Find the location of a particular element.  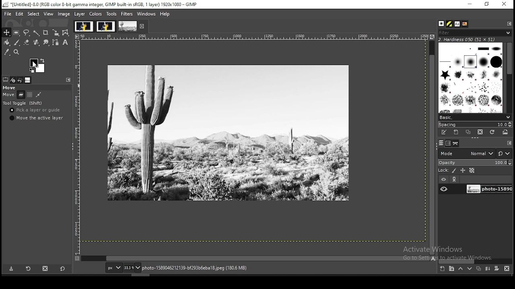

scroll bar is located at coordinates (509, 77).